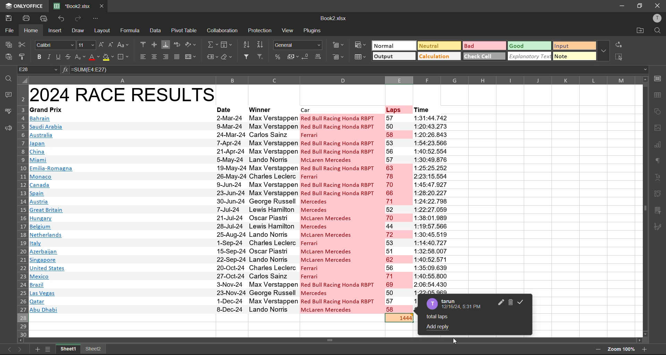 This screenshot has height=355, width=666. What do you see at coordinates (658, 228) in the screenshot?
I see `signature` at bounding box center [658, 228].